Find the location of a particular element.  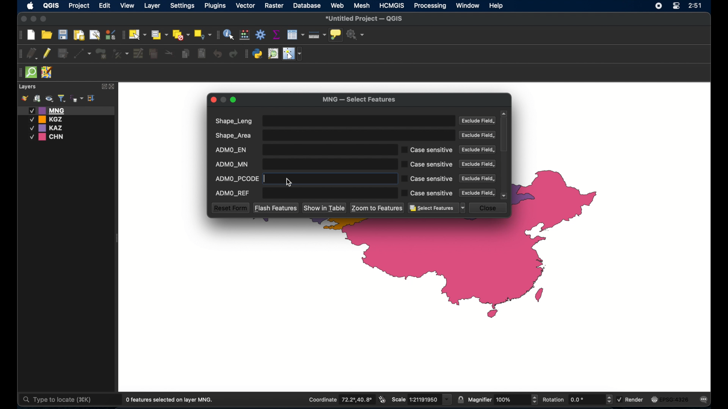

text cursor is located at coordinates (268, 179).